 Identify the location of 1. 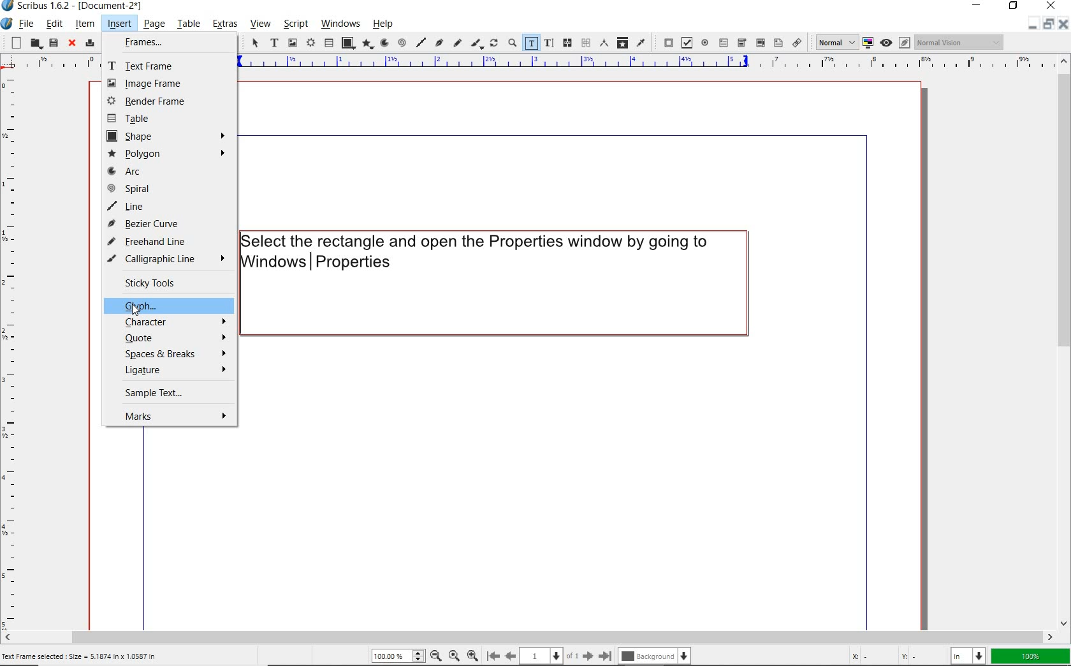
(541, 654).